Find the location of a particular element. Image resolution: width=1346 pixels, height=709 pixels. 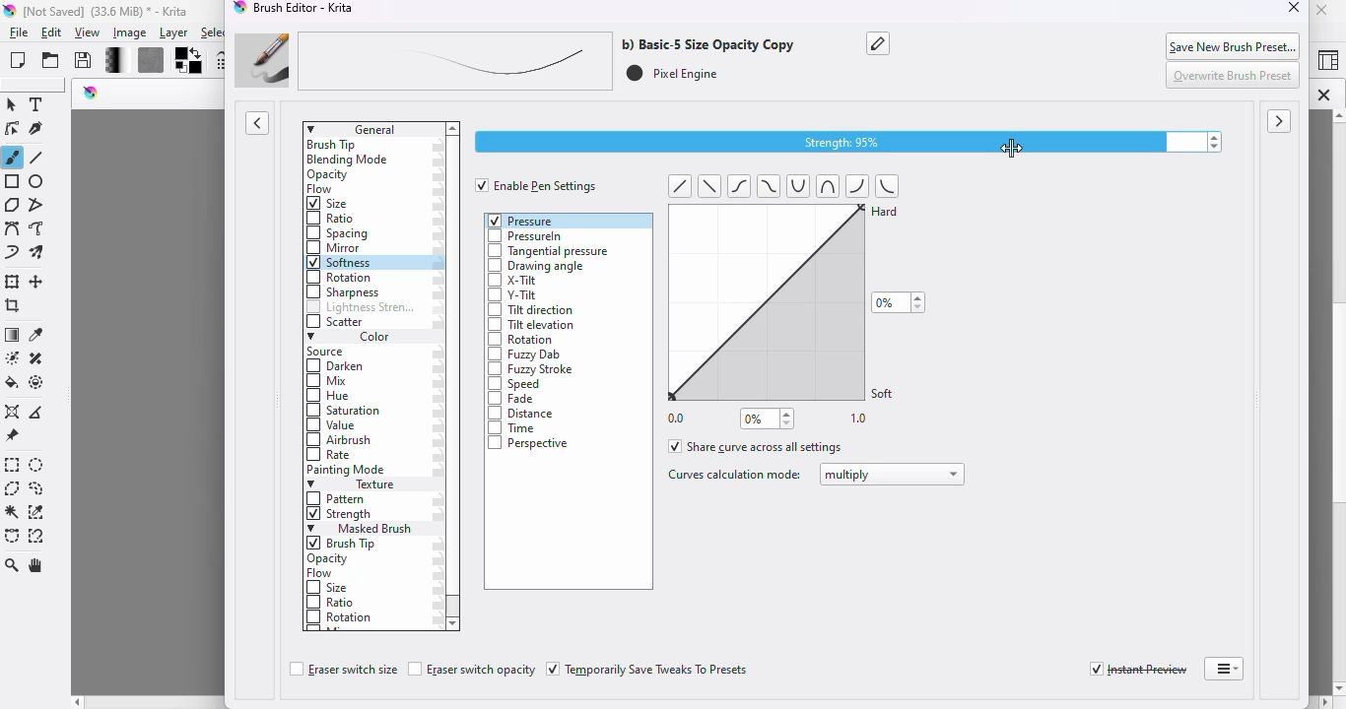

choose workspace is located at coordinates (1327, 62).